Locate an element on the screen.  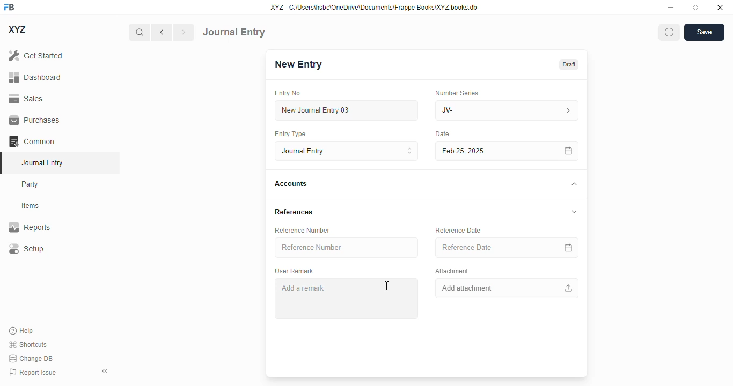
save is located at coordinates (705, 32).